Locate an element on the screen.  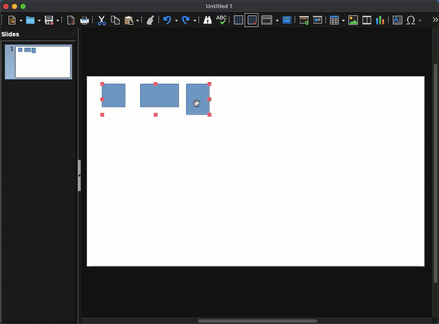
Items selected is located at coordinates (129, 100).